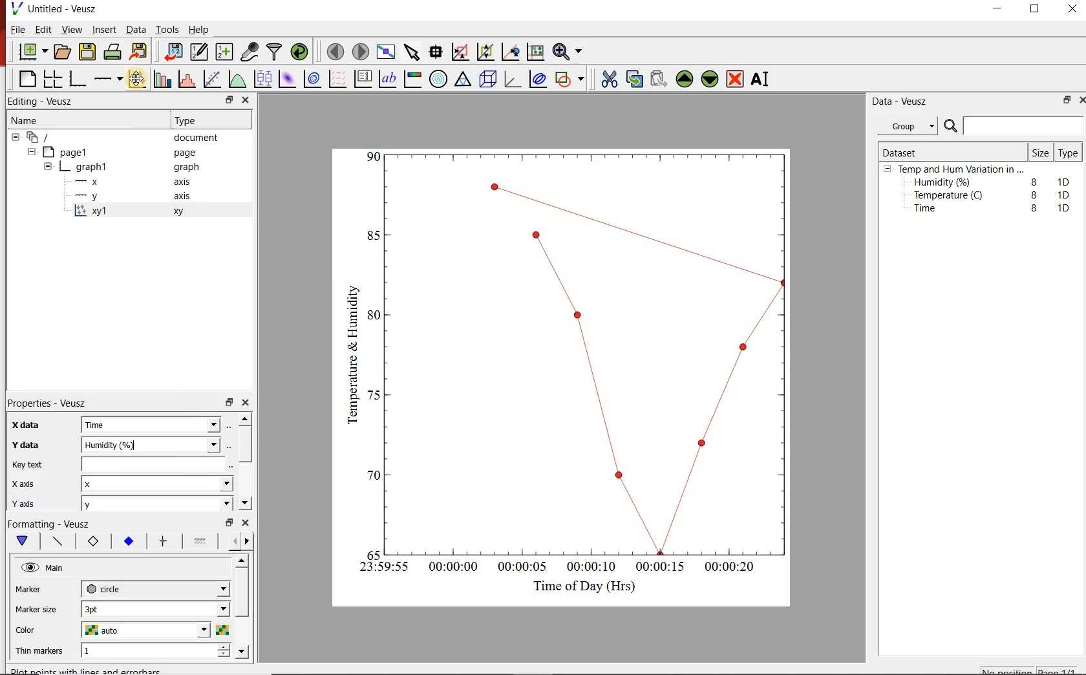 This screenshot has height=675, width=1086. I want to click on maximize, so click(1041, 9).